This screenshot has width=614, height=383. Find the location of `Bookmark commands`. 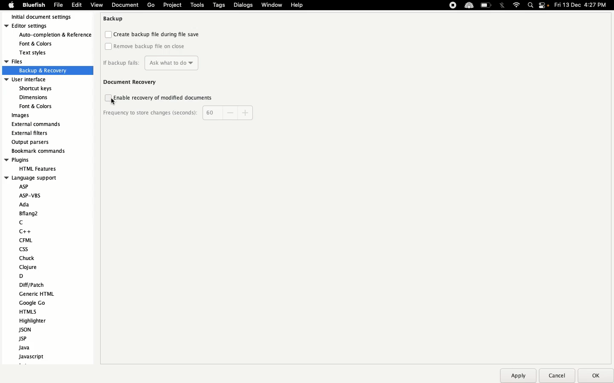

Bookmark commands is located at coordinates (46, 151).